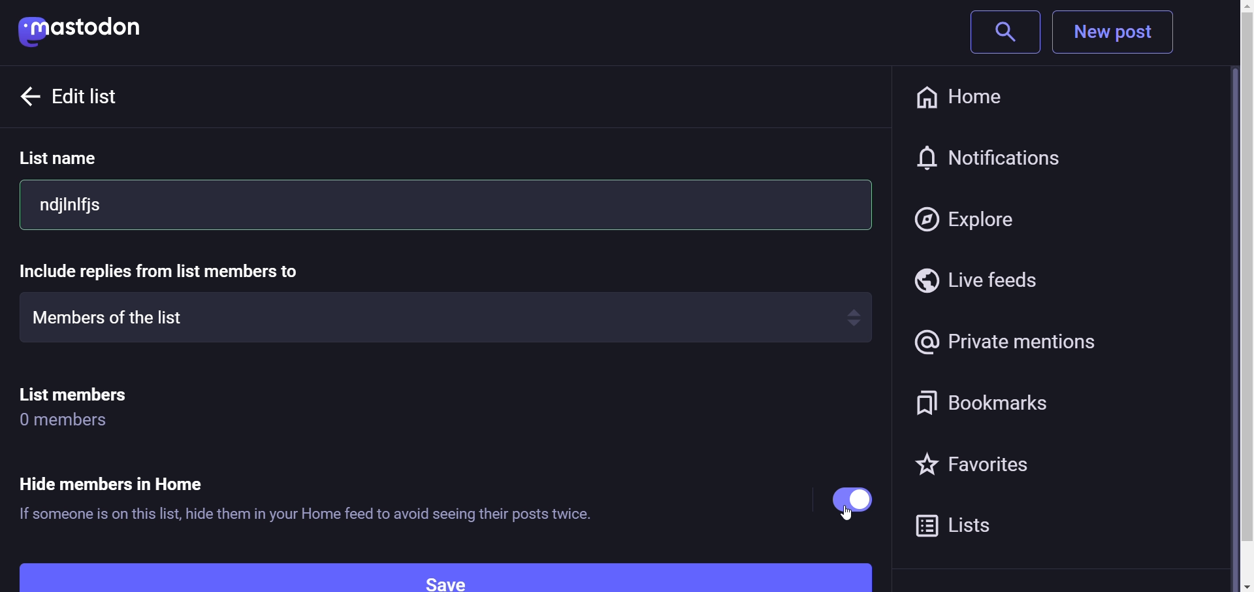 The height and width of the screenshot is (592, 1254). Describe the element at coordinates (105, 389) in the screenshot. I see `list members` at that location.